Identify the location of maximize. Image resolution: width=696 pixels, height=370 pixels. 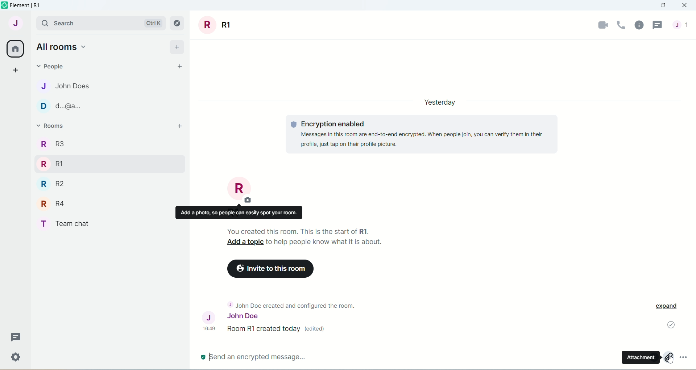
(664, 7).